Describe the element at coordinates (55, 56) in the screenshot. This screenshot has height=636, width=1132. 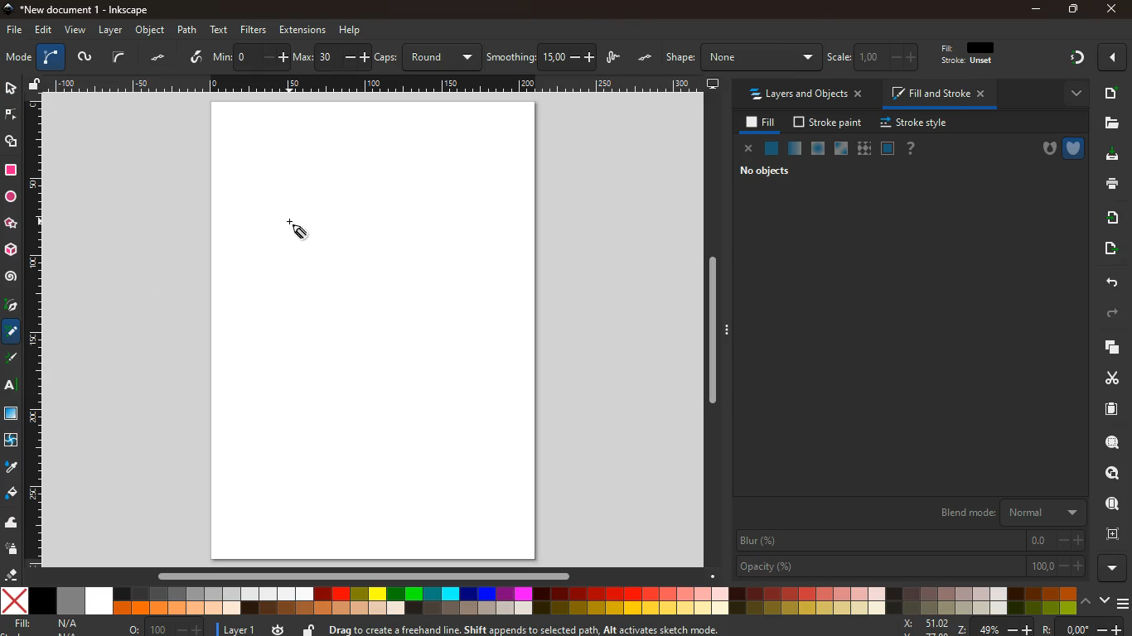
I see `layers` at that location.